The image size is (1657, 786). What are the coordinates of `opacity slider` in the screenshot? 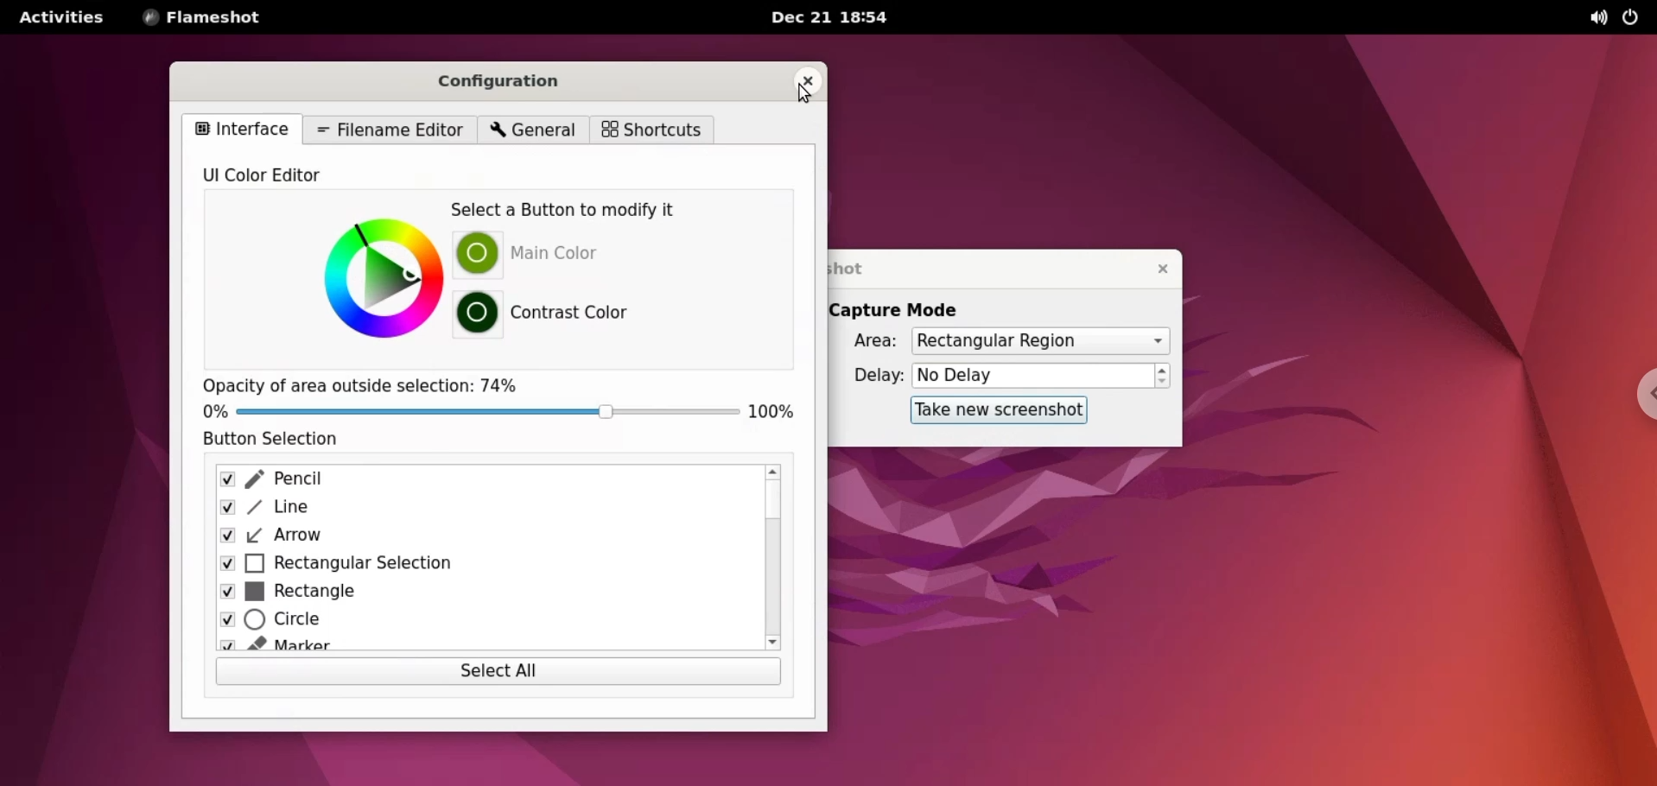 It's located at (484, 414).